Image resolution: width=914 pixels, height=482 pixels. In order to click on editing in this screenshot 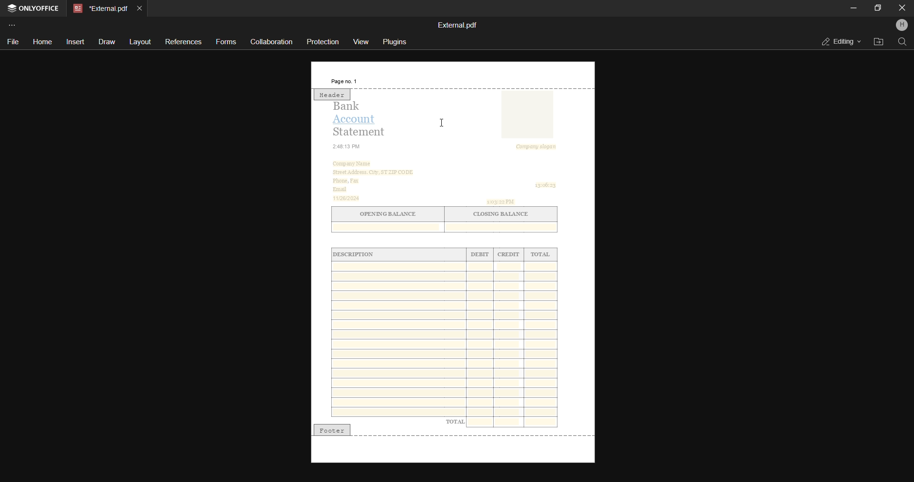, I will do `click(838, 41)`.